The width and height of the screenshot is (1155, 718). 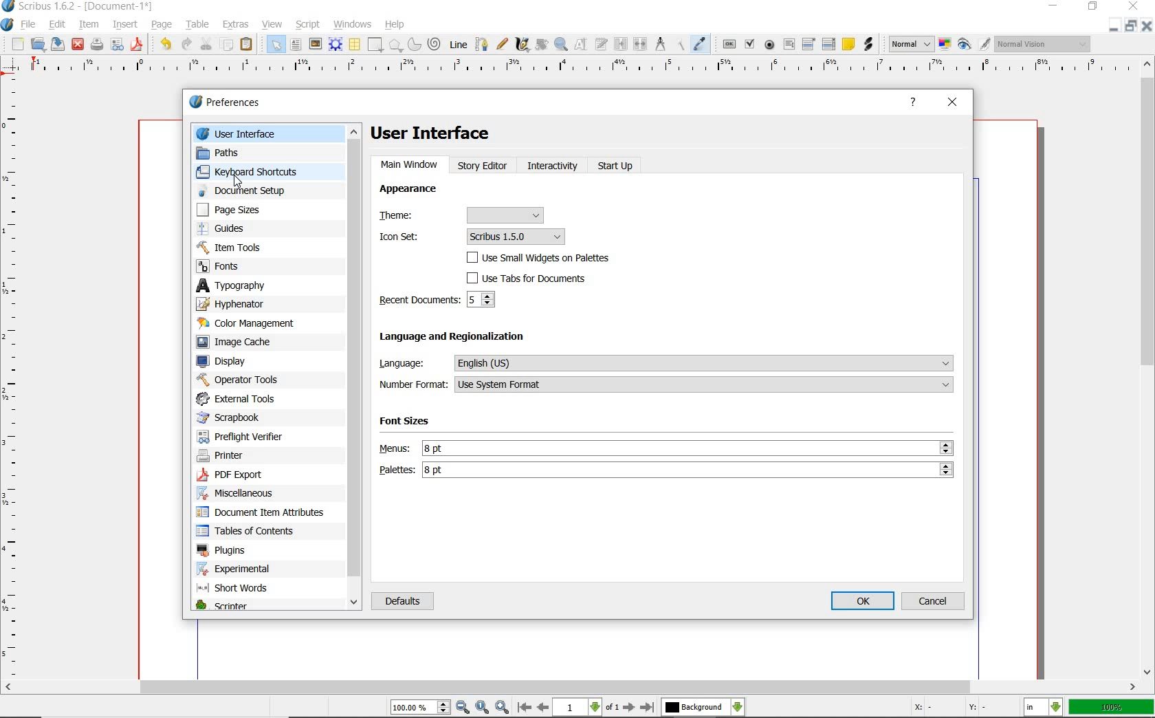 What do you see at coordinates (1148, 368) in the screenshot?
I see `scrollbar` at bounding box center [1148, 368].